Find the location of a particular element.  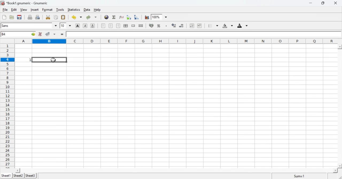

Format the selection as percentage. is located at coordinates (160, 26).